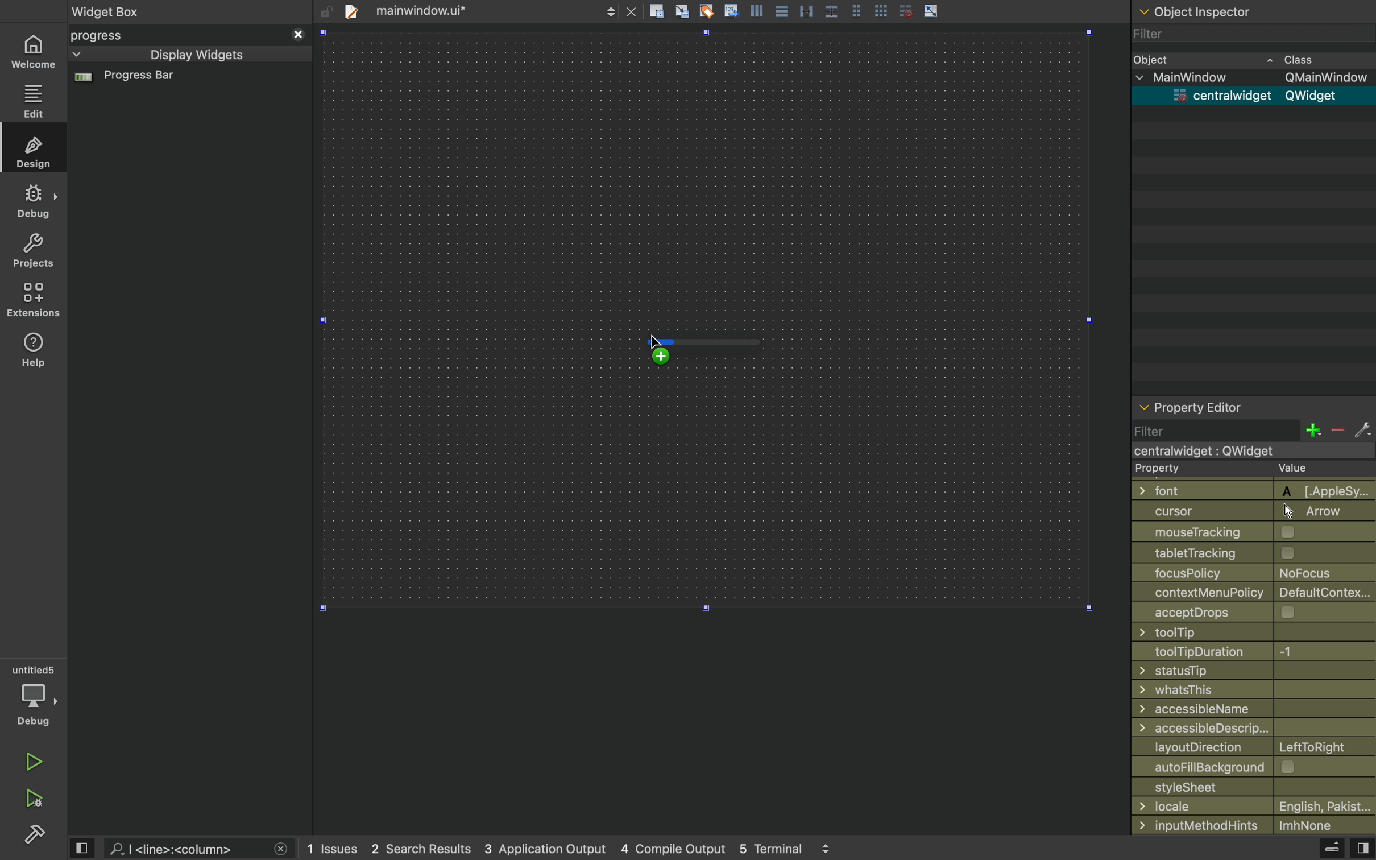 This screenshot has width=1376, height=860. Describe the element at coordinates (36, 150) in the screenshot. I see `edit` at that location.